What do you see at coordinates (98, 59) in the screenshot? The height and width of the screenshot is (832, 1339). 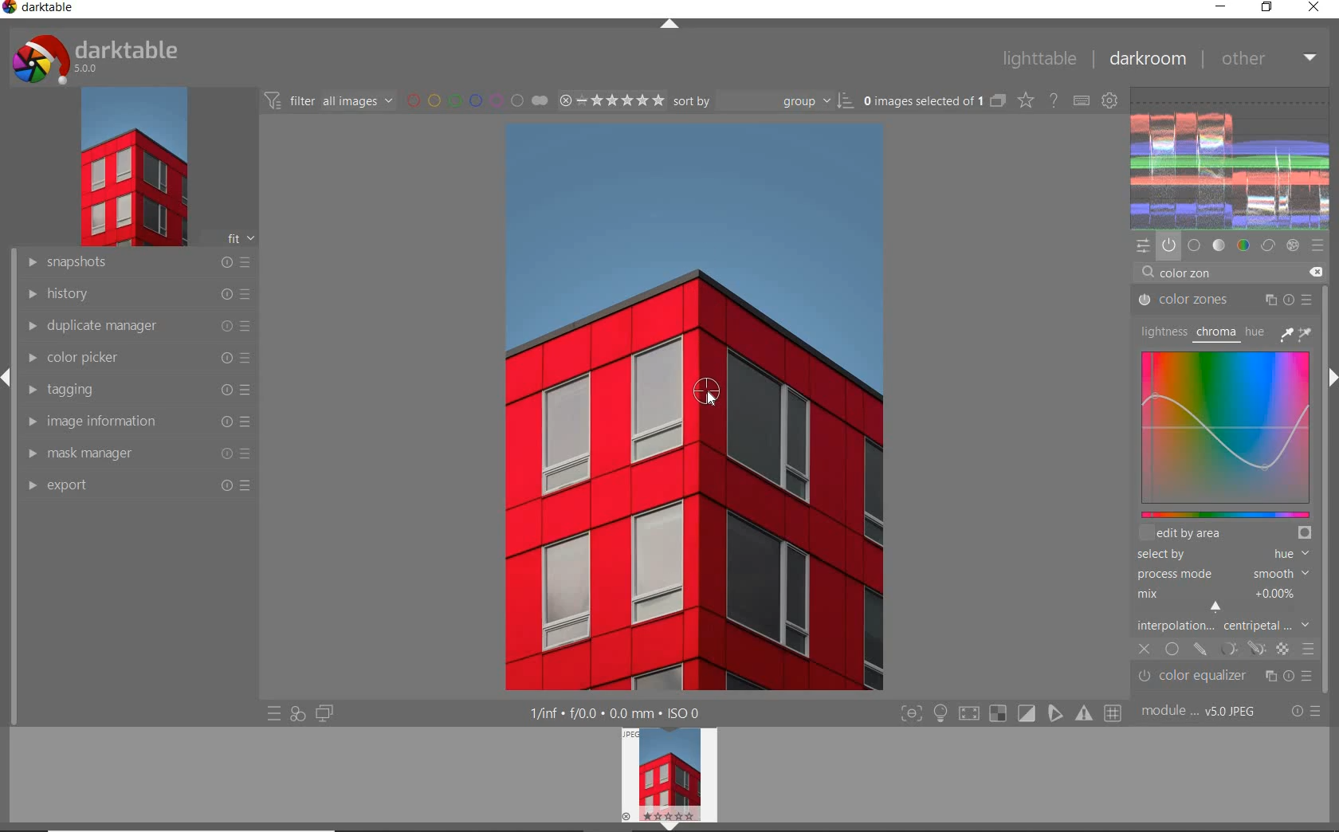 I see `system logo & name` at bounding box center [98, 59].